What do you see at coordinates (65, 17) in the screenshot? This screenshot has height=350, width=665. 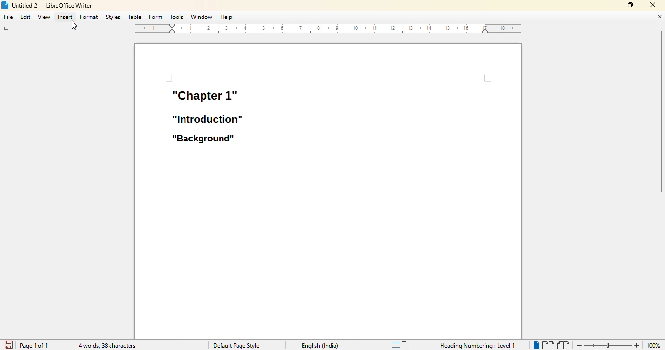 I see `insert` at bounding box center [65, 17].